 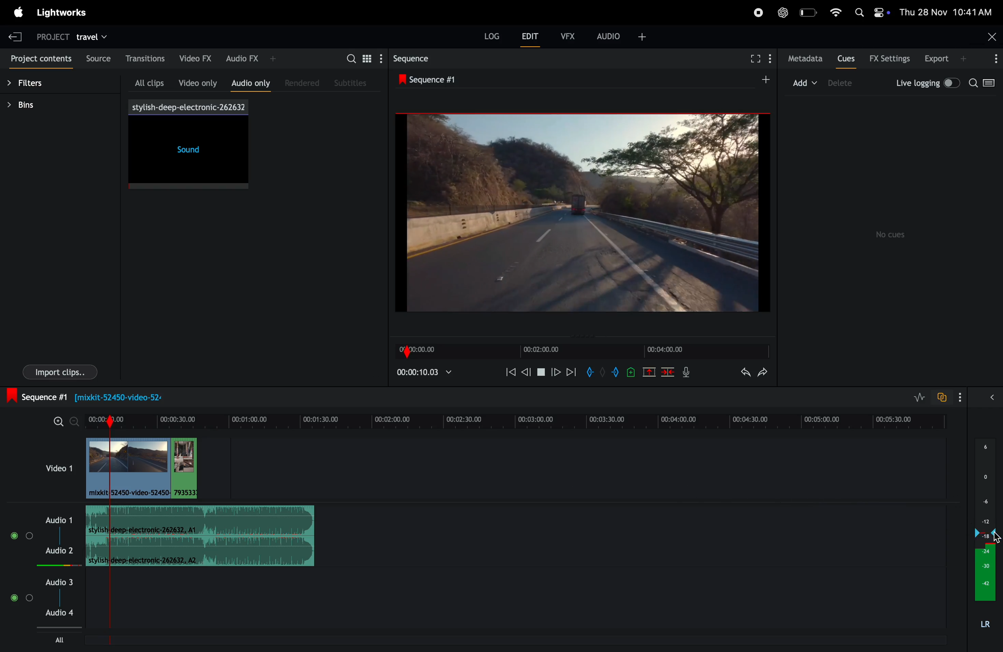 What do you see at coordinates (674, 351) in the screenshot?
I see `frame time` at bounding box center [674, 351].